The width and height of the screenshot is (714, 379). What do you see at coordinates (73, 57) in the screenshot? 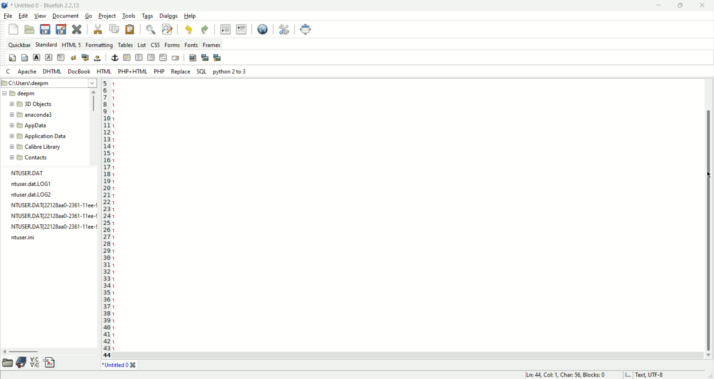
I see `break` at bounding box center [73, 57].